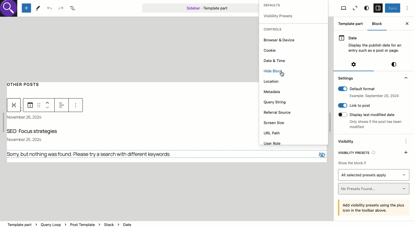  What do you see at coordinates (285, 74) in the screenshot?
I see `cursor` at bounding box center [285, 74].